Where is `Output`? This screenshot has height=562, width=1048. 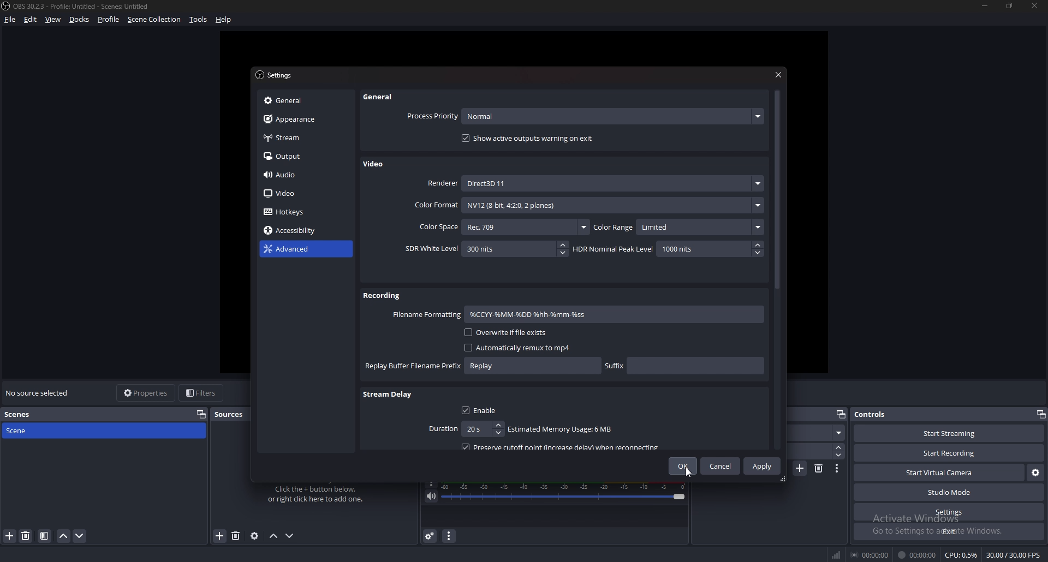
Output is located at coordinates (303, 156).